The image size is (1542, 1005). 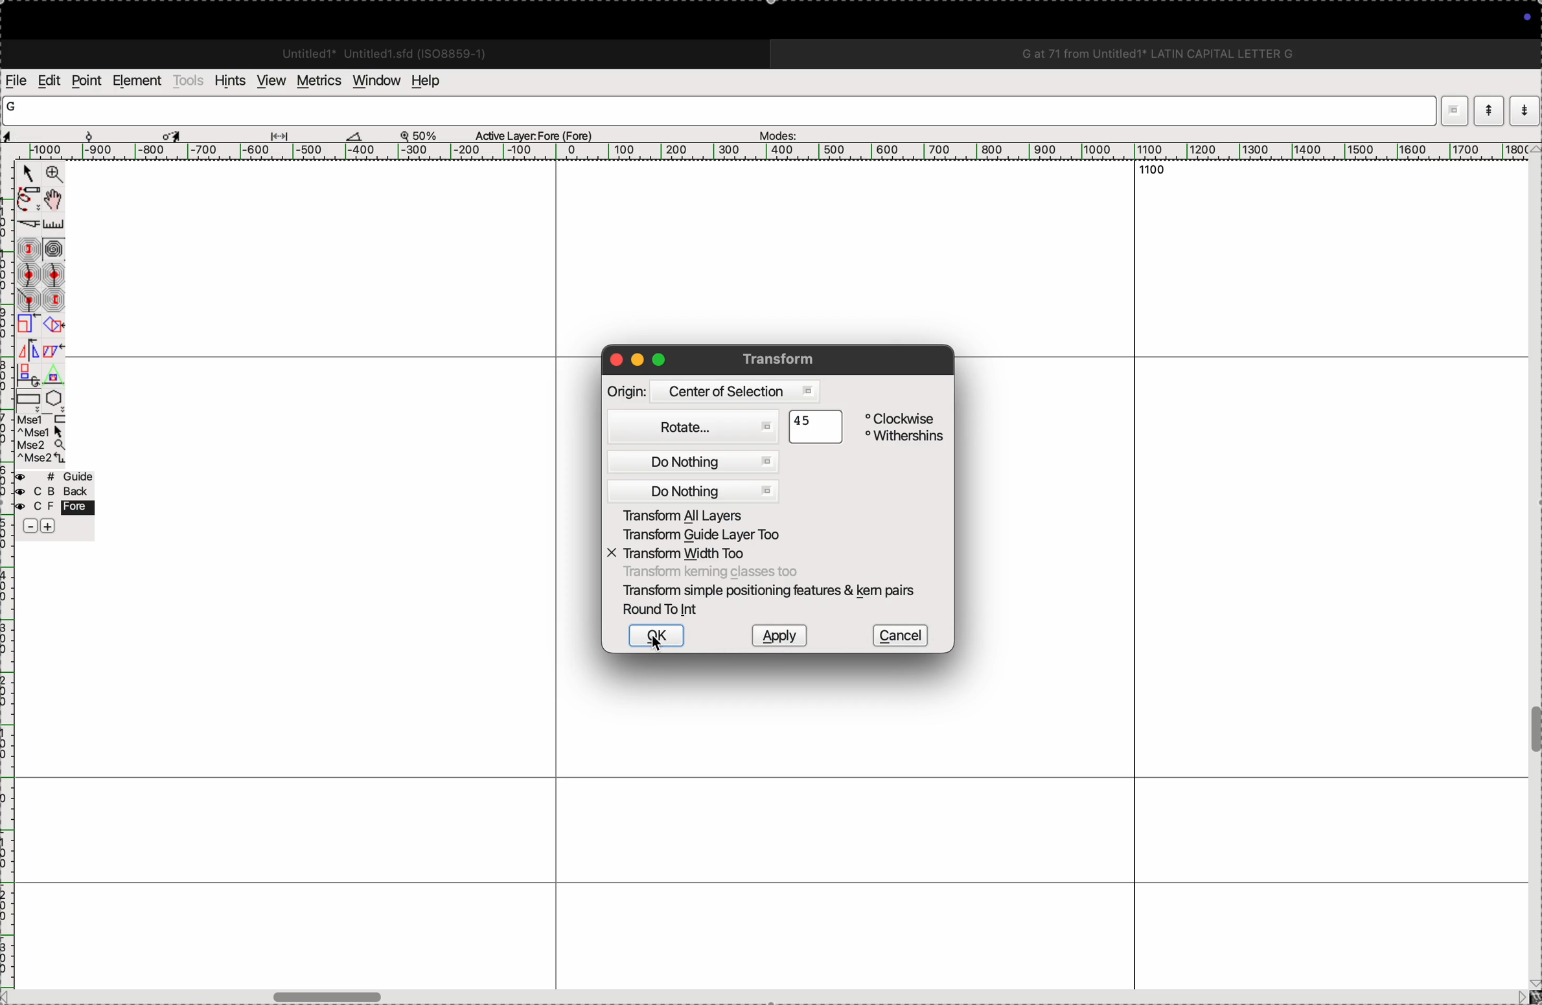 I want to click on horizontal scrollbar, so click(x=761, y=994).